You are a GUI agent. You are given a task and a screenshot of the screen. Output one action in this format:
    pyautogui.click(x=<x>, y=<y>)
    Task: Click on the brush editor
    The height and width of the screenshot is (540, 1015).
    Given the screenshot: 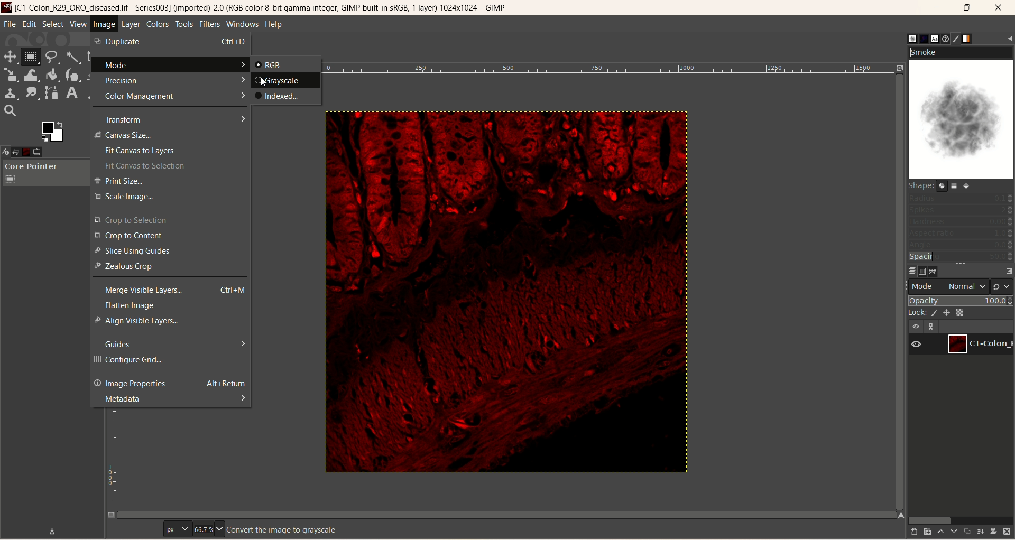 What is the action you would take?
    pyautogui.click(x=955, y=38)
    